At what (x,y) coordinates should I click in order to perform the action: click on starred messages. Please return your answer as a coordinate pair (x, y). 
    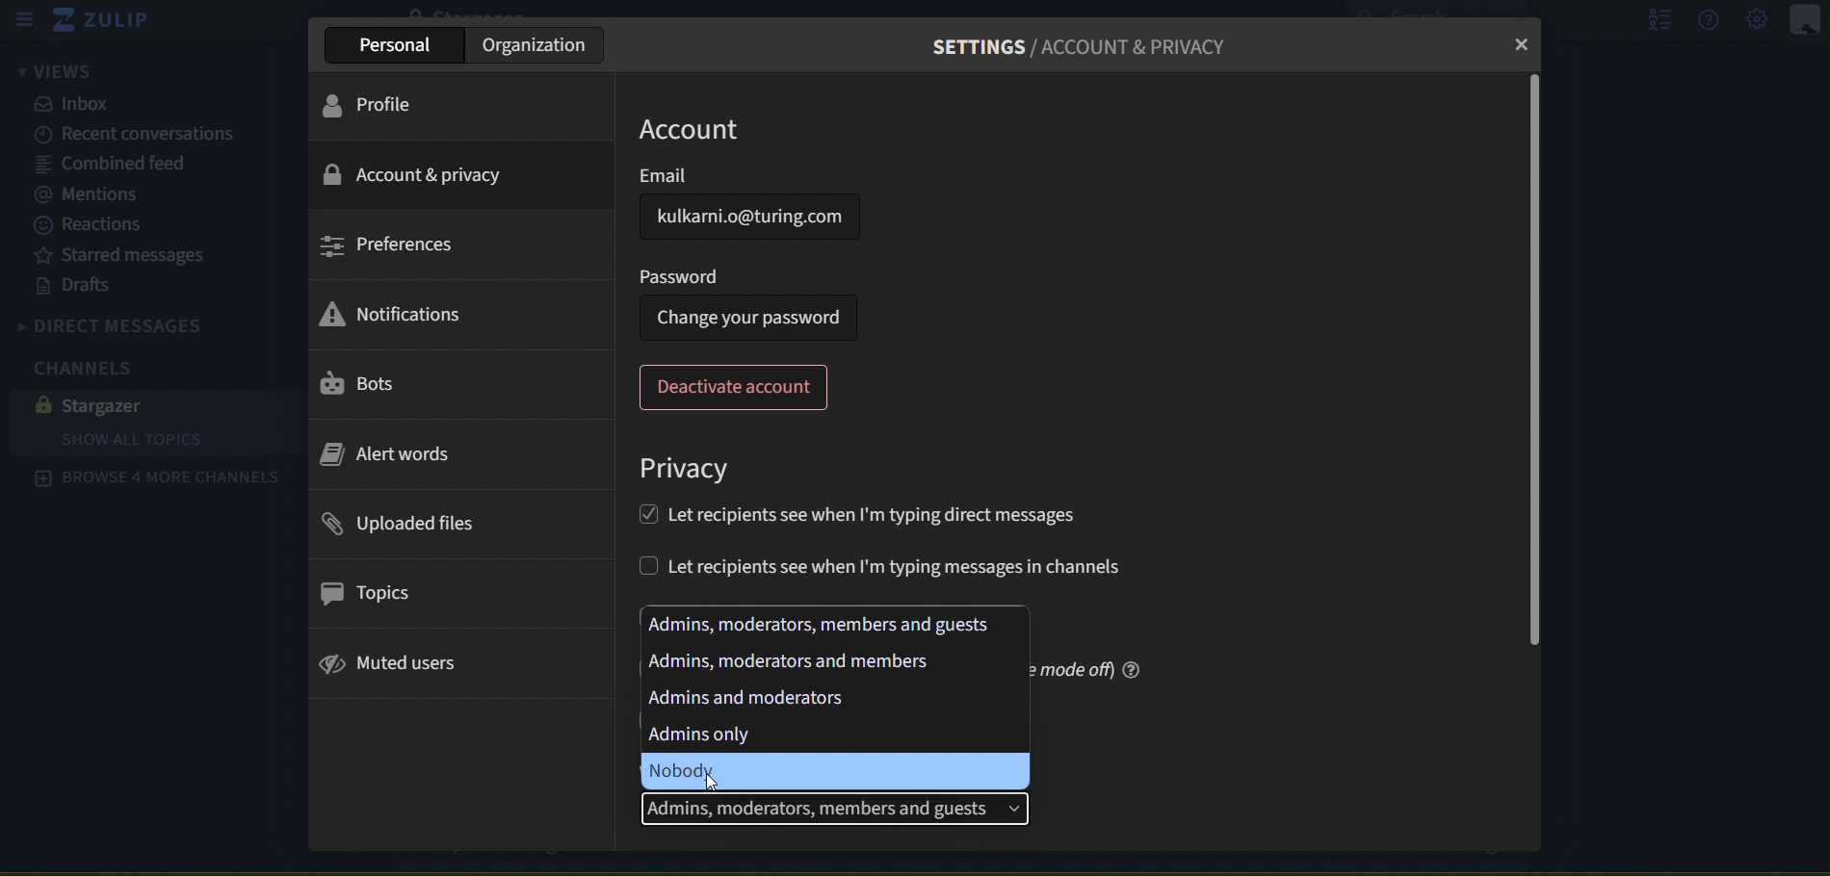
    Looking at the image, I should click on (119, 253).